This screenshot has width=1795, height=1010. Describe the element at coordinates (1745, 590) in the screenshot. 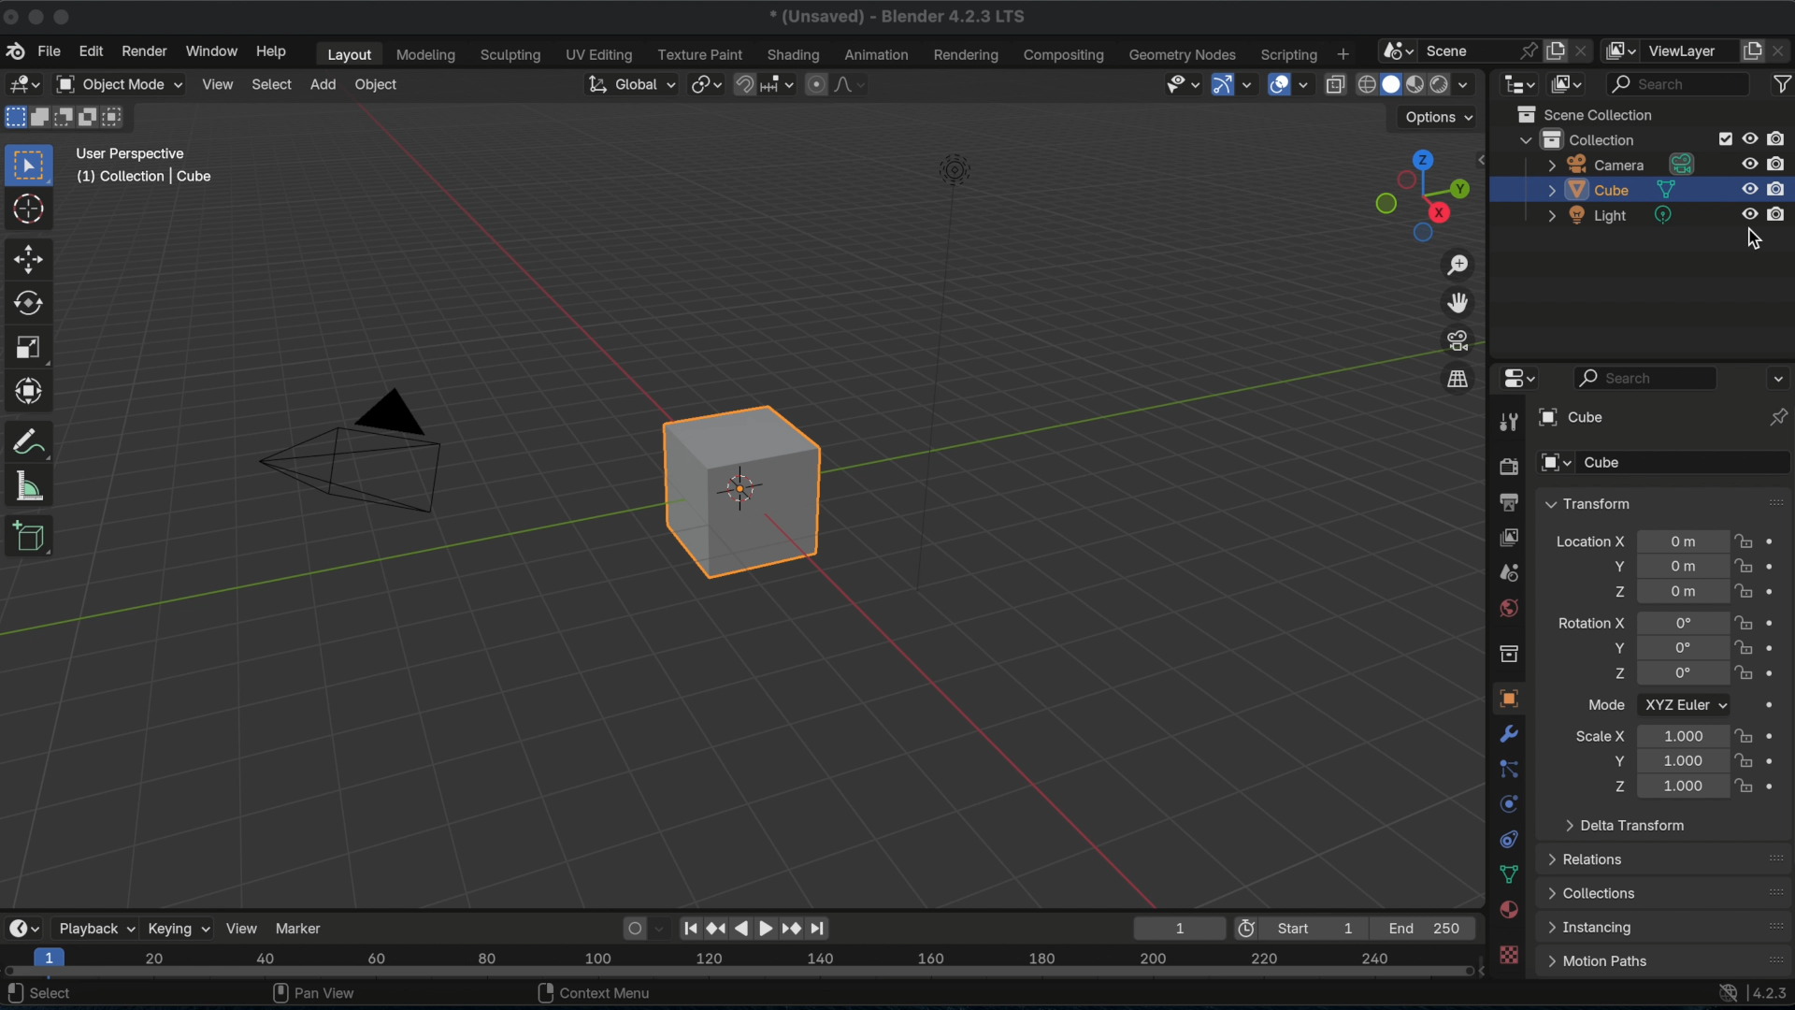

I see `lock location` at that location.